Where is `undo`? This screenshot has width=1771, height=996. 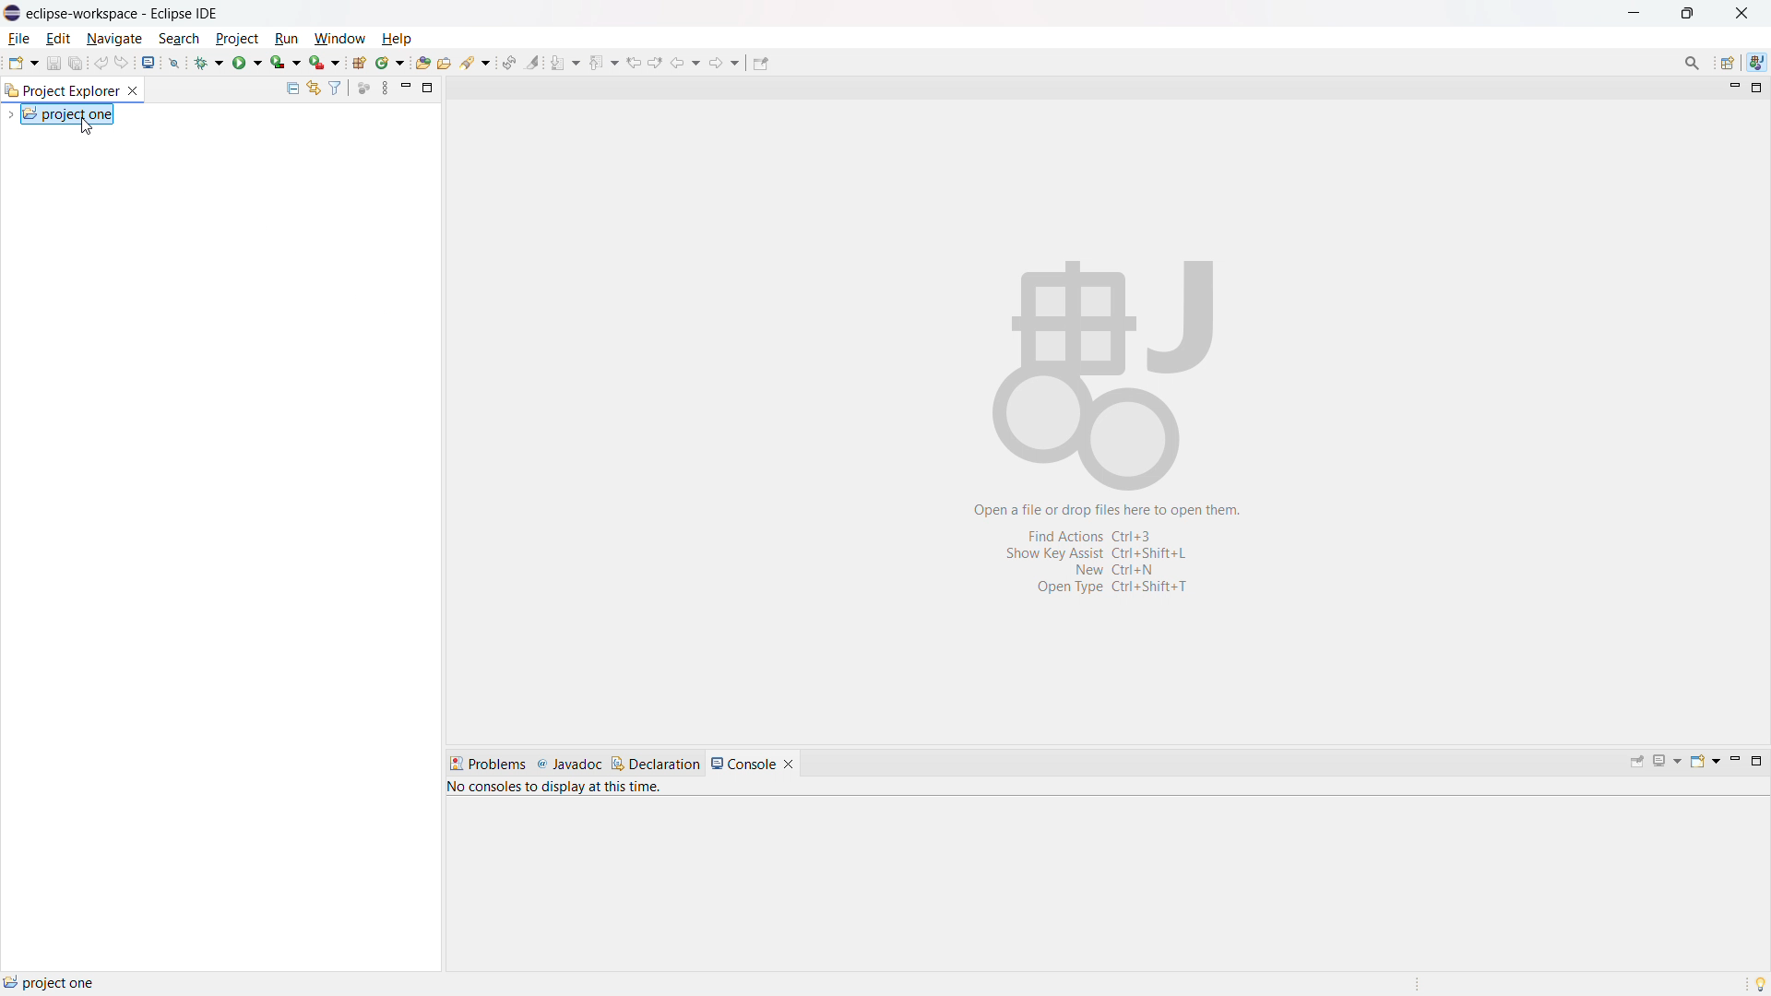
undo is located at coordinates (101, 62).